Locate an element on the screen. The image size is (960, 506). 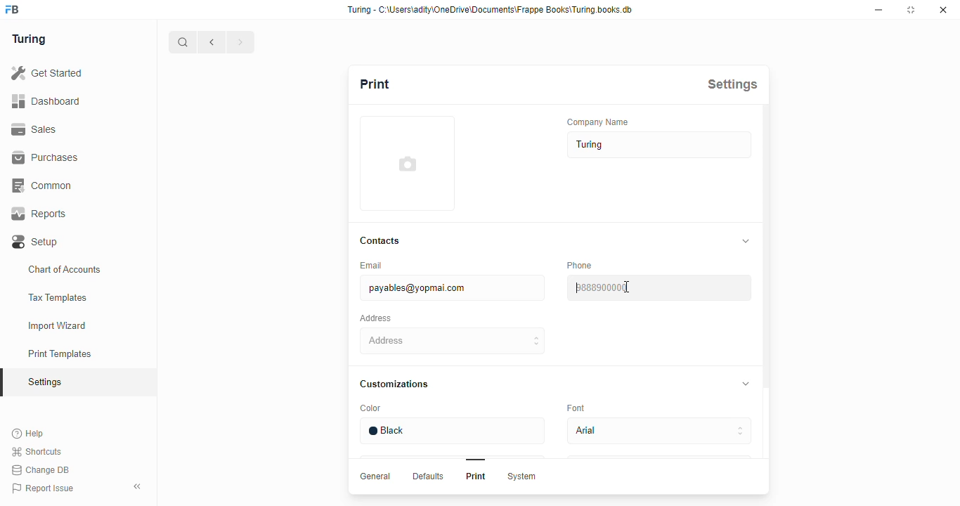
Email is located at coordinates (381, 266).